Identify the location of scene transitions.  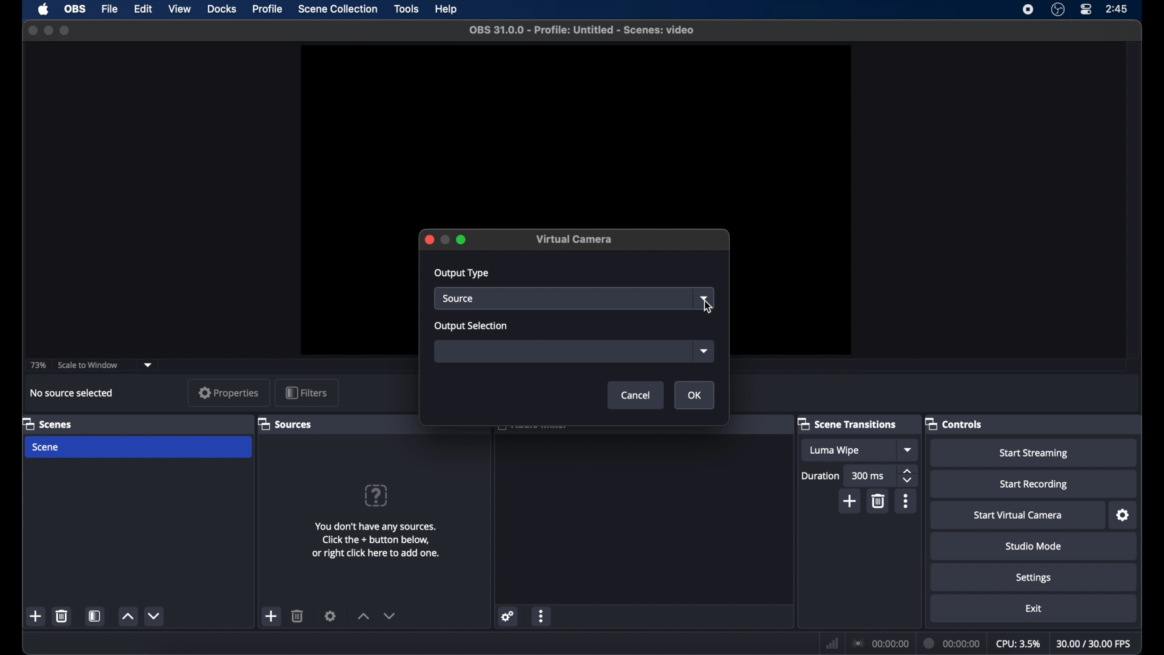
(847, 425).